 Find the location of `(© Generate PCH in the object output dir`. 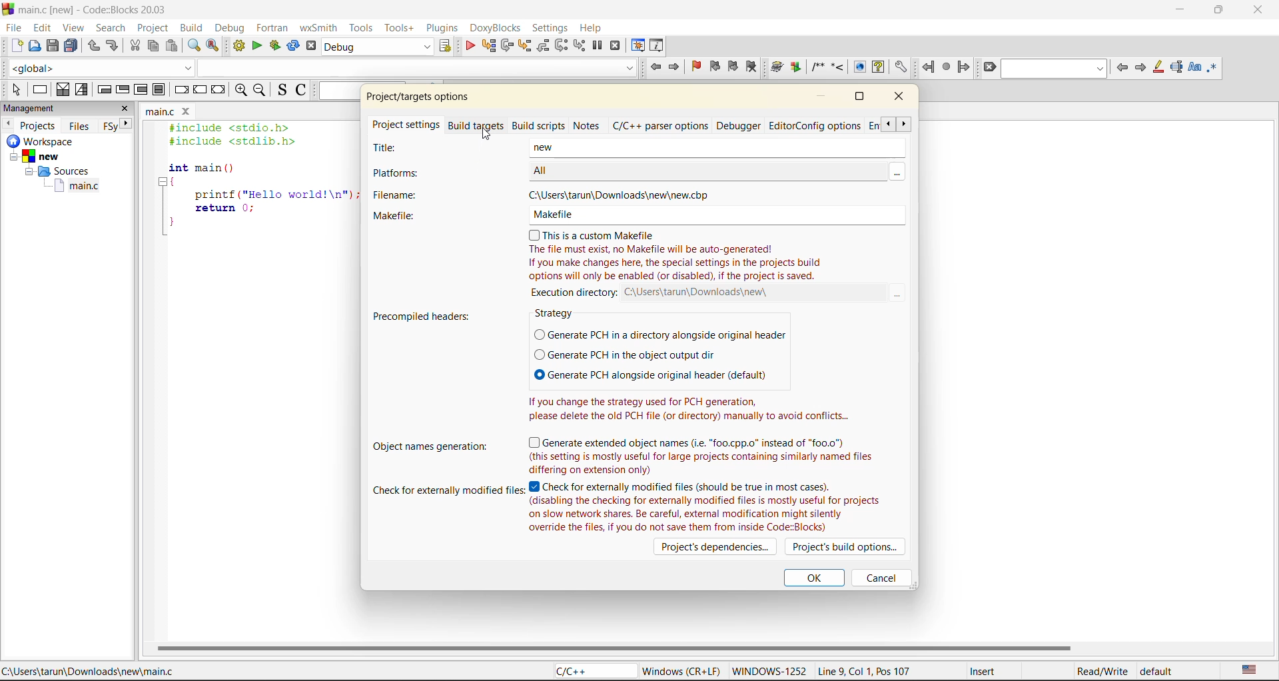

(© Generate PCH in the object output dir is located at coordinates (638, 356).